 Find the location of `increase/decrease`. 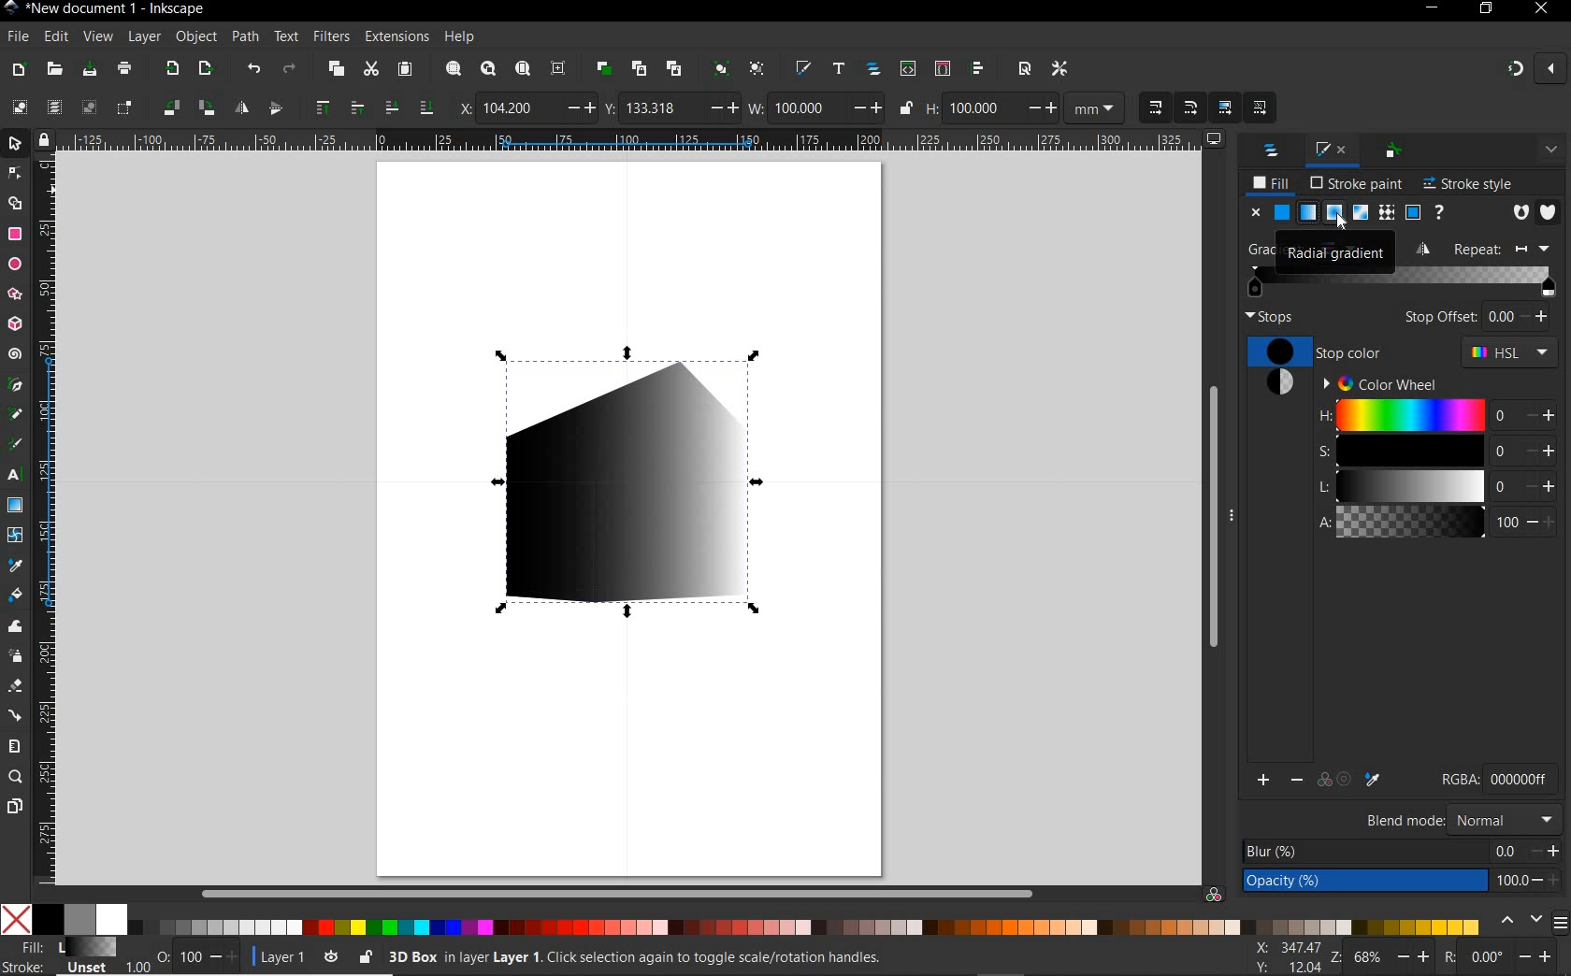

increase/decrease is located at coordinates (1039, 108).